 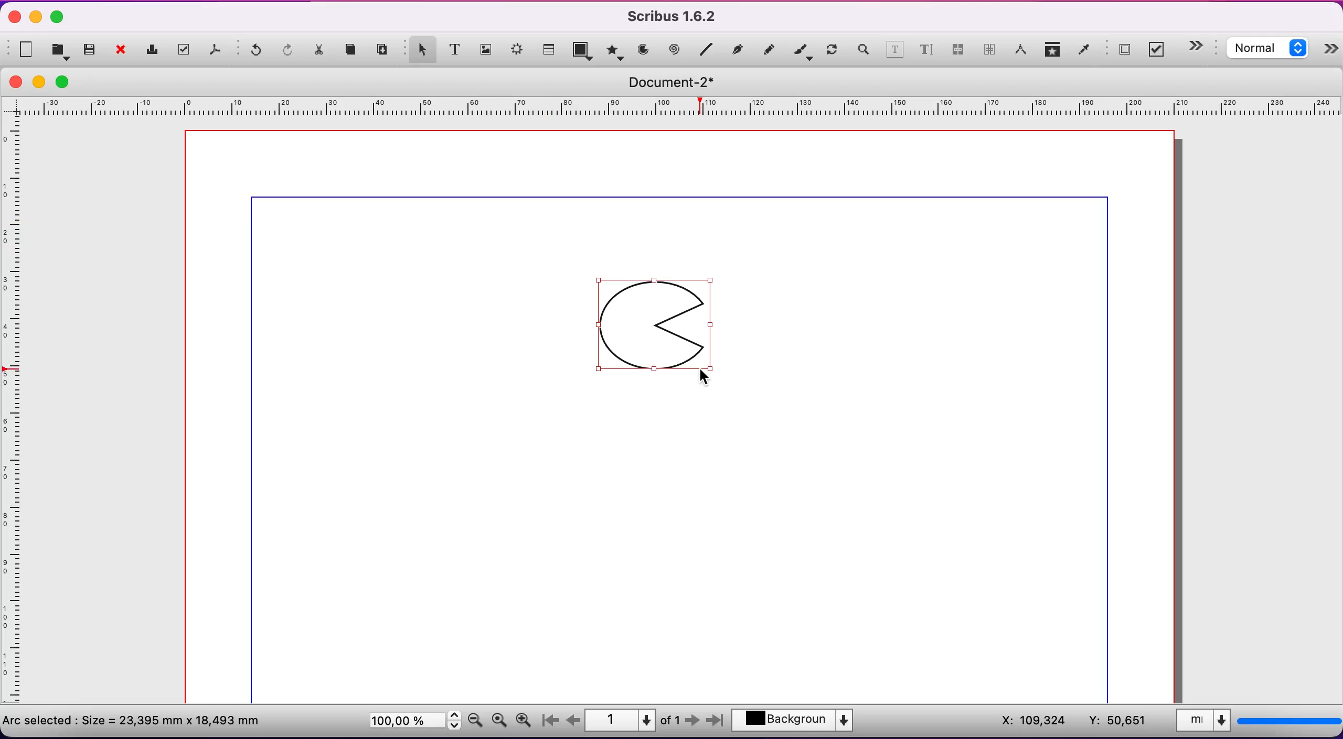 What do you see at coordinates (674, 110) in the screenshot?
I see `horizontal measures` at bounding box center [674, 110].